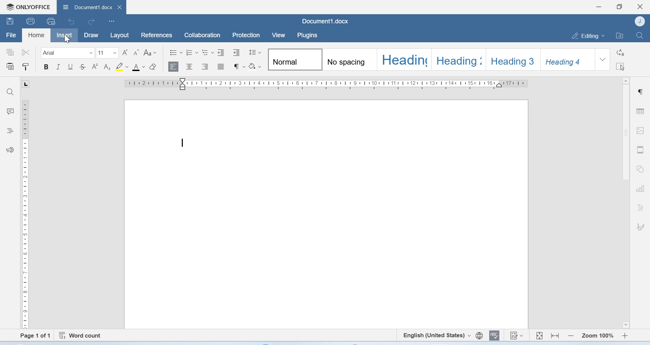  I want to click on Table, so click(641, 109).